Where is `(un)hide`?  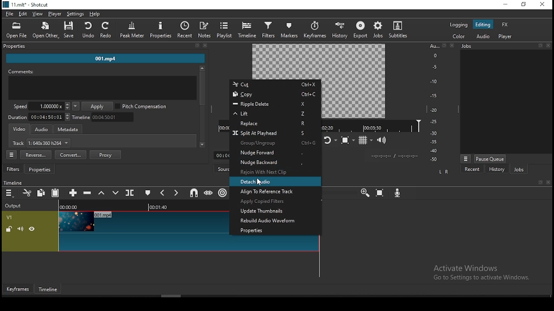 (un)hide is located at coordinates (33, 229).